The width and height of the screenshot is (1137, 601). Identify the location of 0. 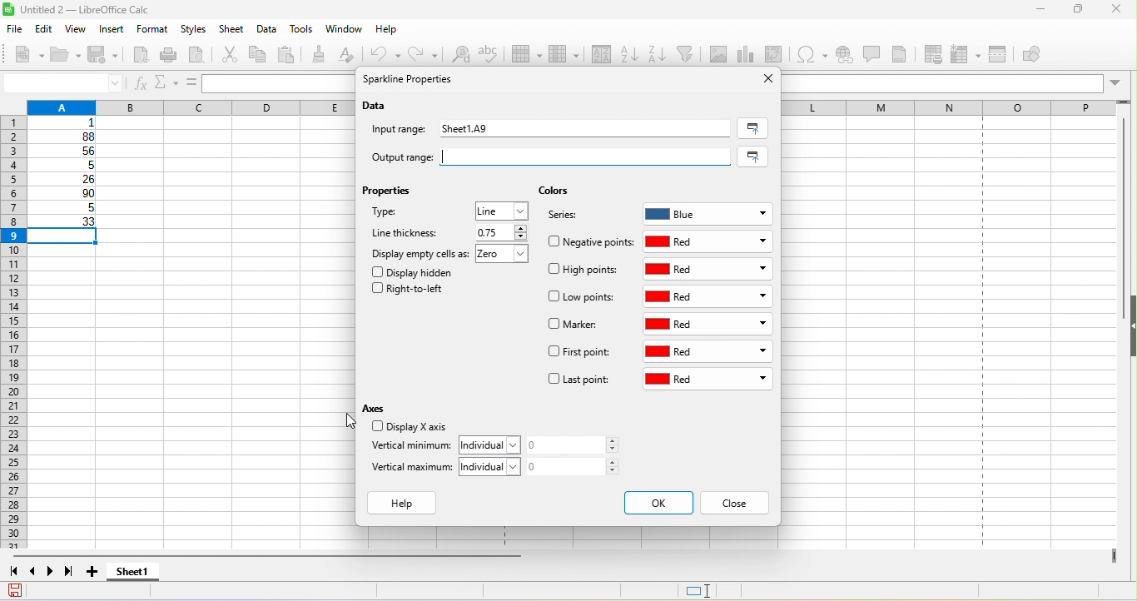
(578, 445).